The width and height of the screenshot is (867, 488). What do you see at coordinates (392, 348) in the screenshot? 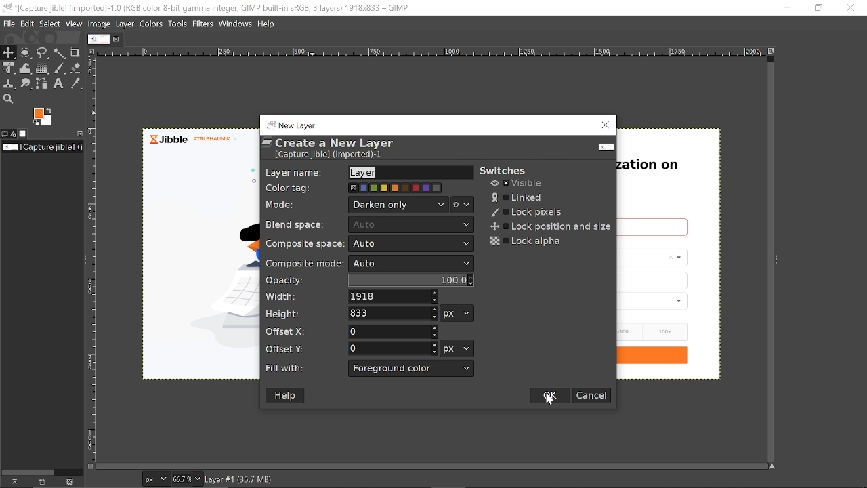
I see `Offset Y` at bounding box center [392, 348].